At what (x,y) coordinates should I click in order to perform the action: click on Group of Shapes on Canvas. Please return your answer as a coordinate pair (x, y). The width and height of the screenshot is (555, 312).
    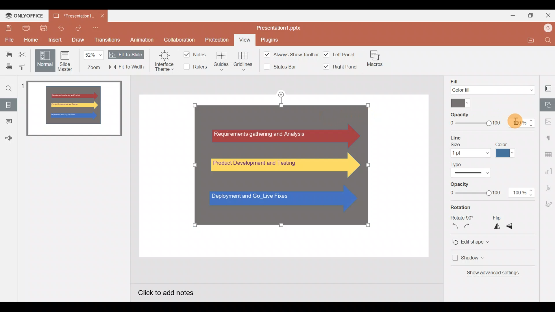
    Looking at the image, I should click on (282, 164).